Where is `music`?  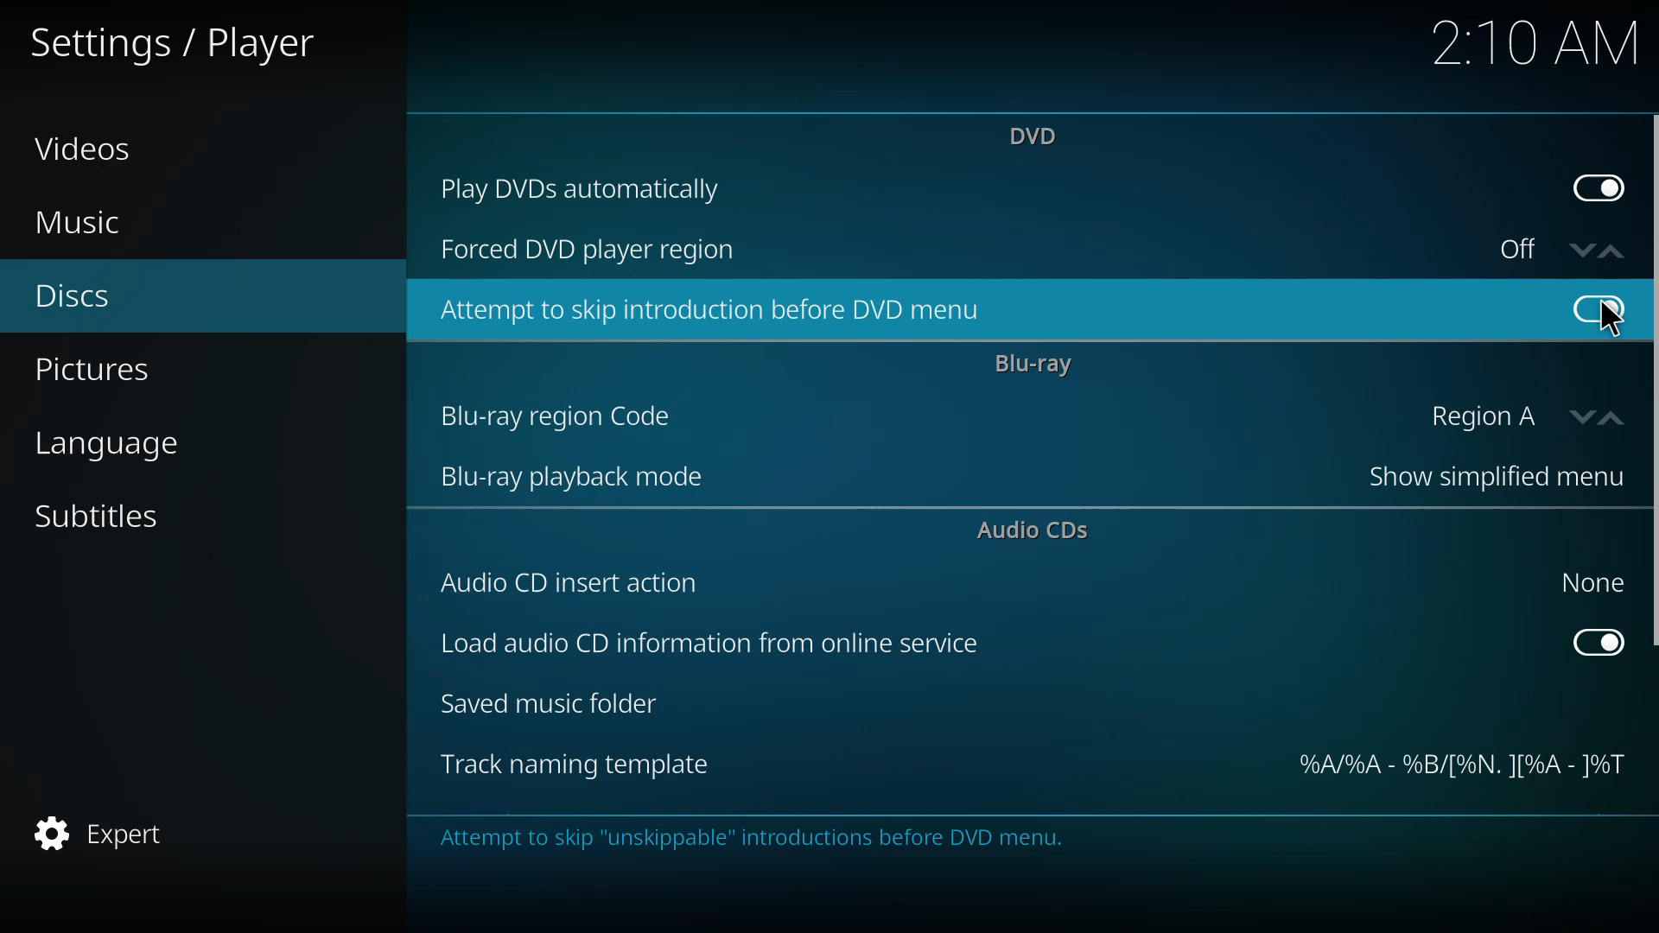 music is located at coordinates (81, 221).